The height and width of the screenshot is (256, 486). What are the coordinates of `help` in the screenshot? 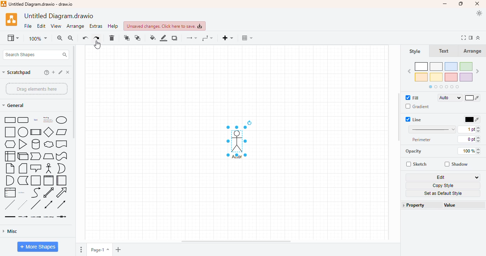 It's located at (113, 26).